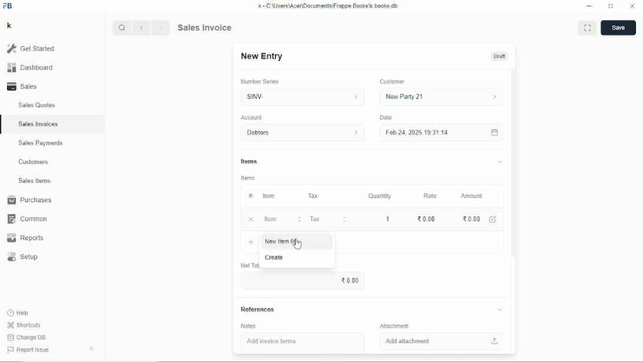 The height and width of the screenshot is (362, 643). What do you see at coordinates (329, 5) in the screenshot?
I see `k - C\Users\Acer\Documents\Frappe Books\k books db` at bounding box center [329, 5].